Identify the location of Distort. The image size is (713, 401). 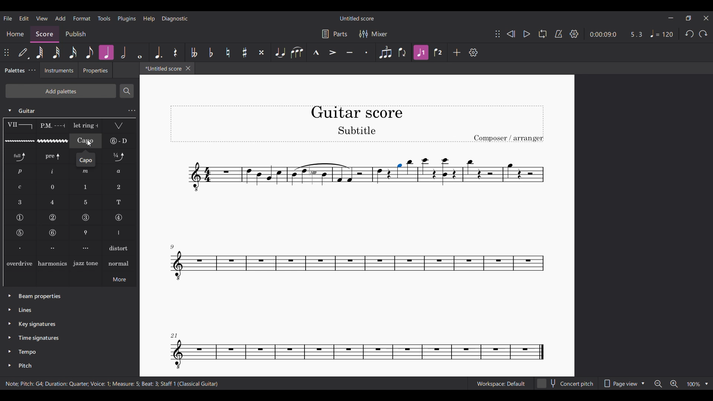
(120, 248).